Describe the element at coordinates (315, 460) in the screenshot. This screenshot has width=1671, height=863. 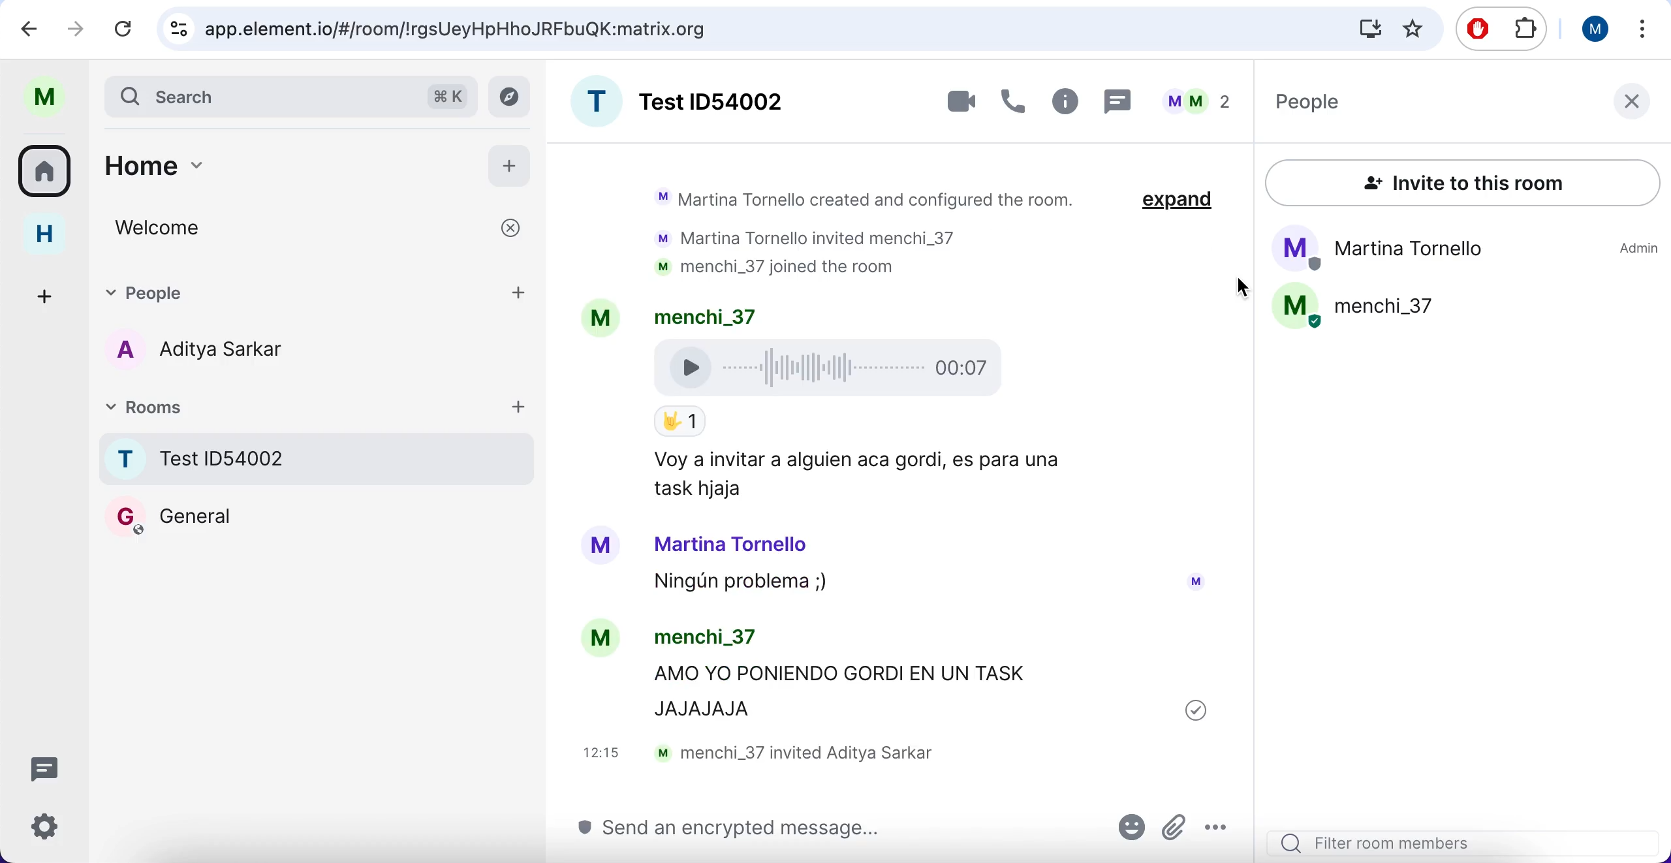
I see `rooms` at that location.